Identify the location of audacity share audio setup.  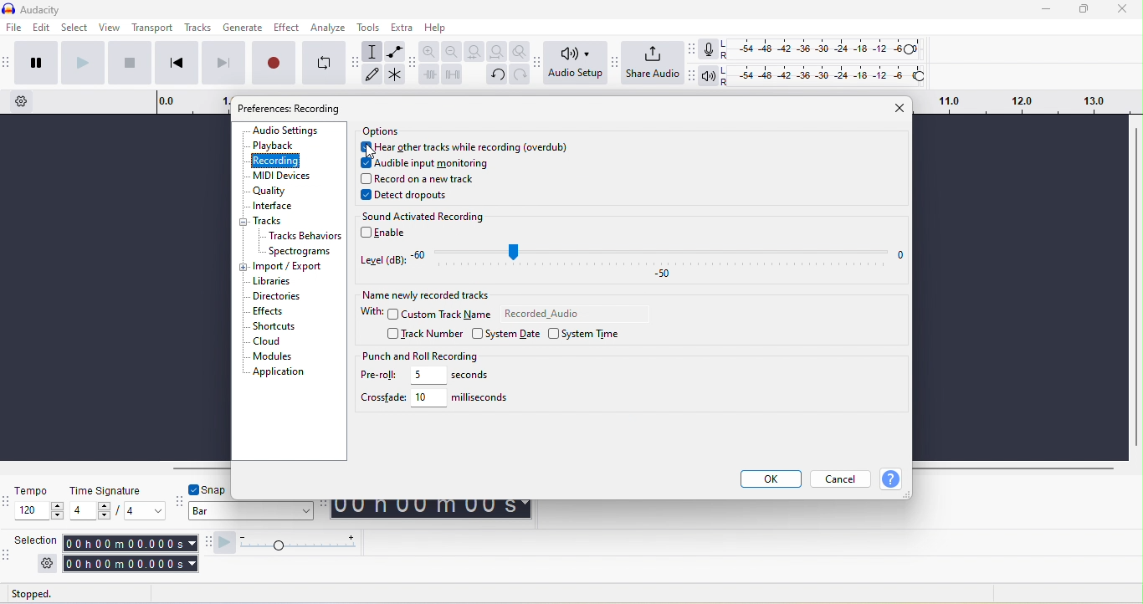
(616, 64).